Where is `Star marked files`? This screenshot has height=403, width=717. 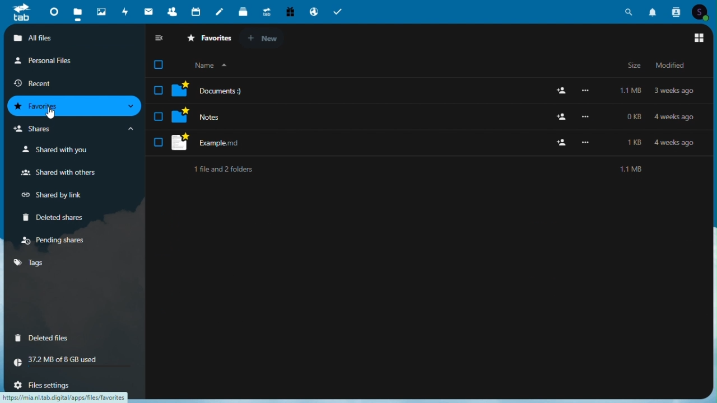 Star marked files is located at coordinates (429, 128).